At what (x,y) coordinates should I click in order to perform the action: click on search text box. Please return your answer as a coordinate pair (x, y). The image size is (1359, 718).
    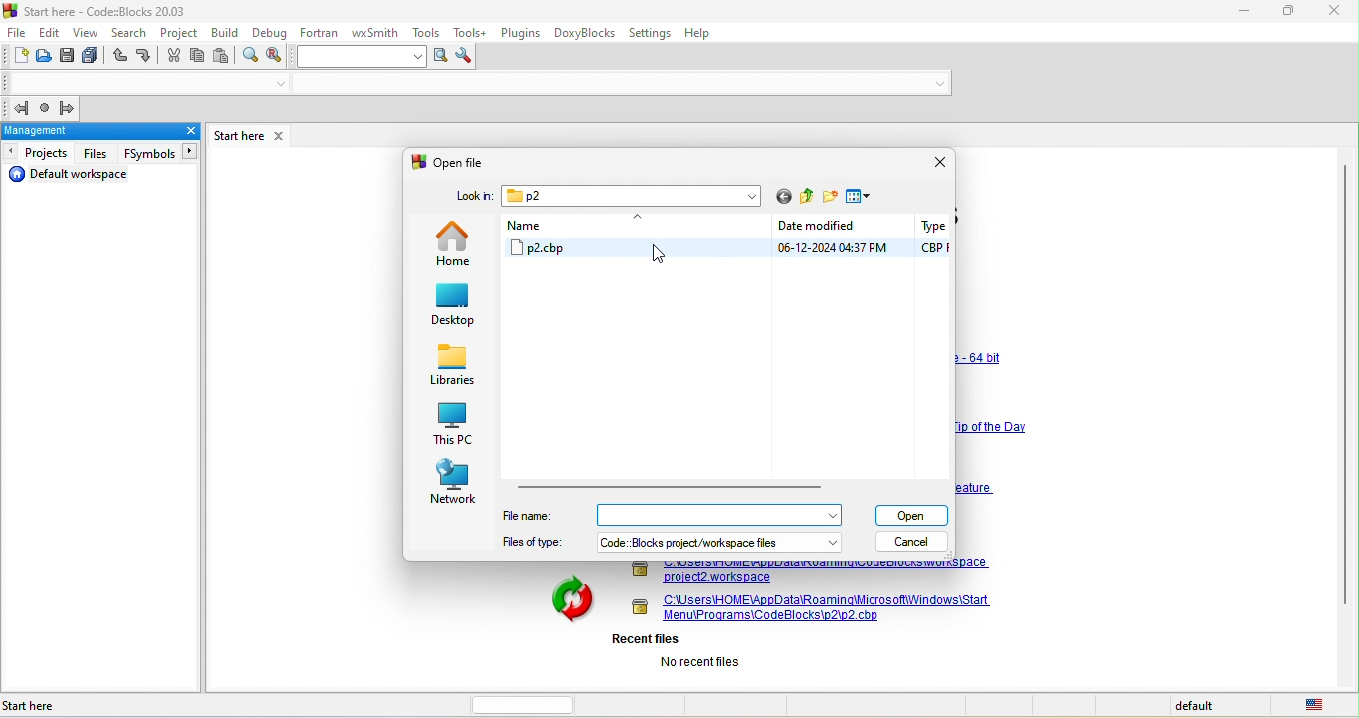
    Looking at the image, I should click on (363, 57).